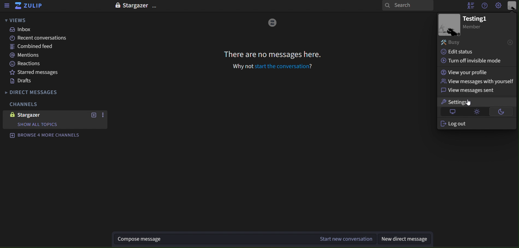 Image resolution: width=519 pixels, height=248 pixels. What do you see at coordinates (407, 6) in the screenshot?
I see `search` at bounding box center [407, 6].